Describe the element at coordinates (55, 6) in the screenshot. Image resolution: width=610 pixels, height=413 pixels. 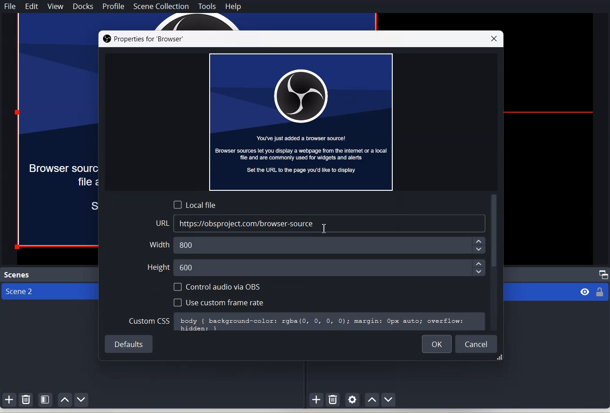
I see `View` at that location.